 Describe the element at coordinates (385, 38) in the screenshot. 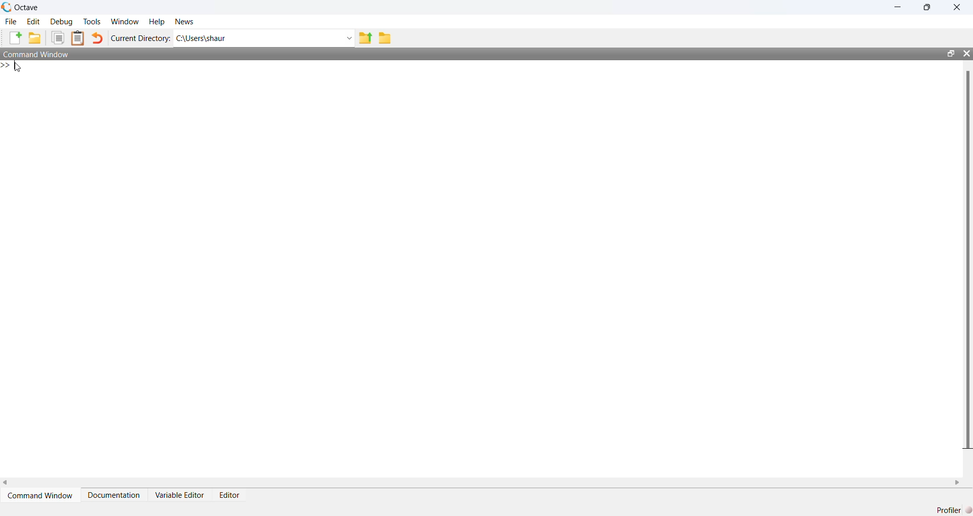

I see `folder` at that location.